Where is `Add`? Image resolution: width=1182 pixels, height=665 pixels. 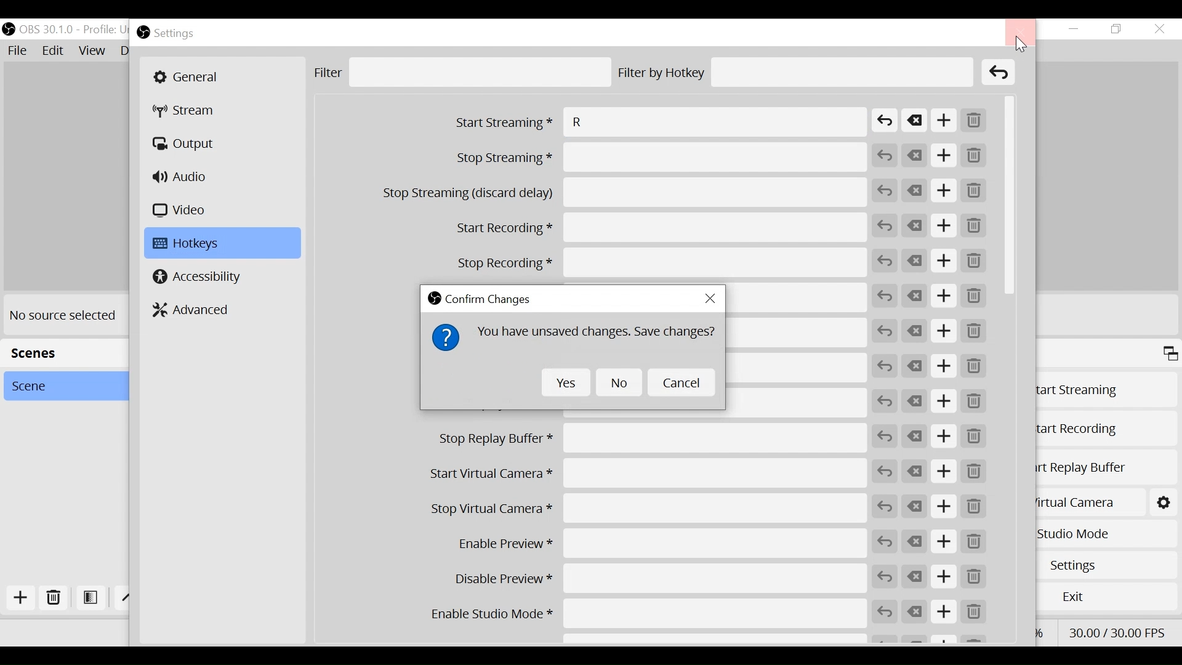 Add is located at coordinates (945, 403).